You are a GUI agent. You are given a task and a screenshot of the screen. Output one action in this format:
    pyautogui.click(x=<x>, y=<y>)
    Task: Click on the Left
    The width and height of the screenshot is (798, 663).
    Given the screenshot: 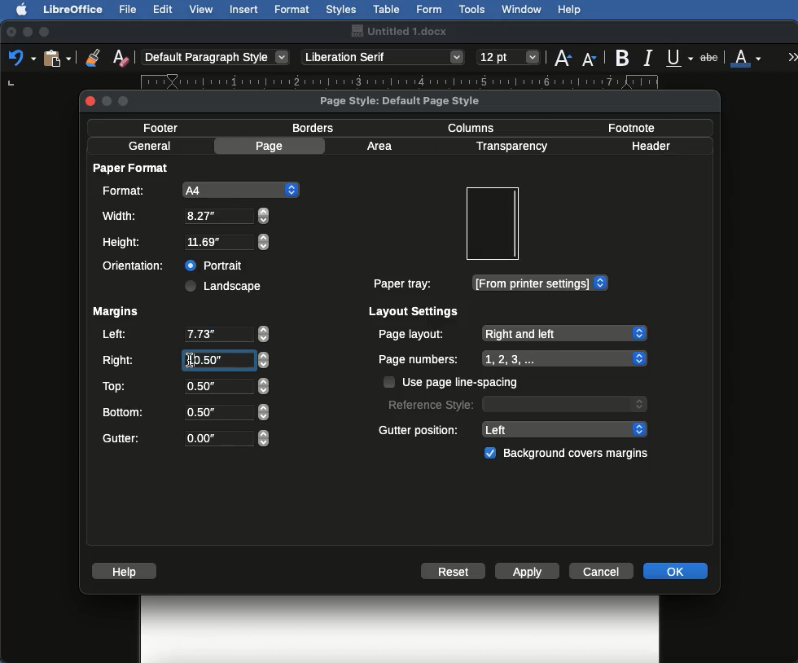 What is the action you would take?
    pyautogui.click(x=184, y=336)
    